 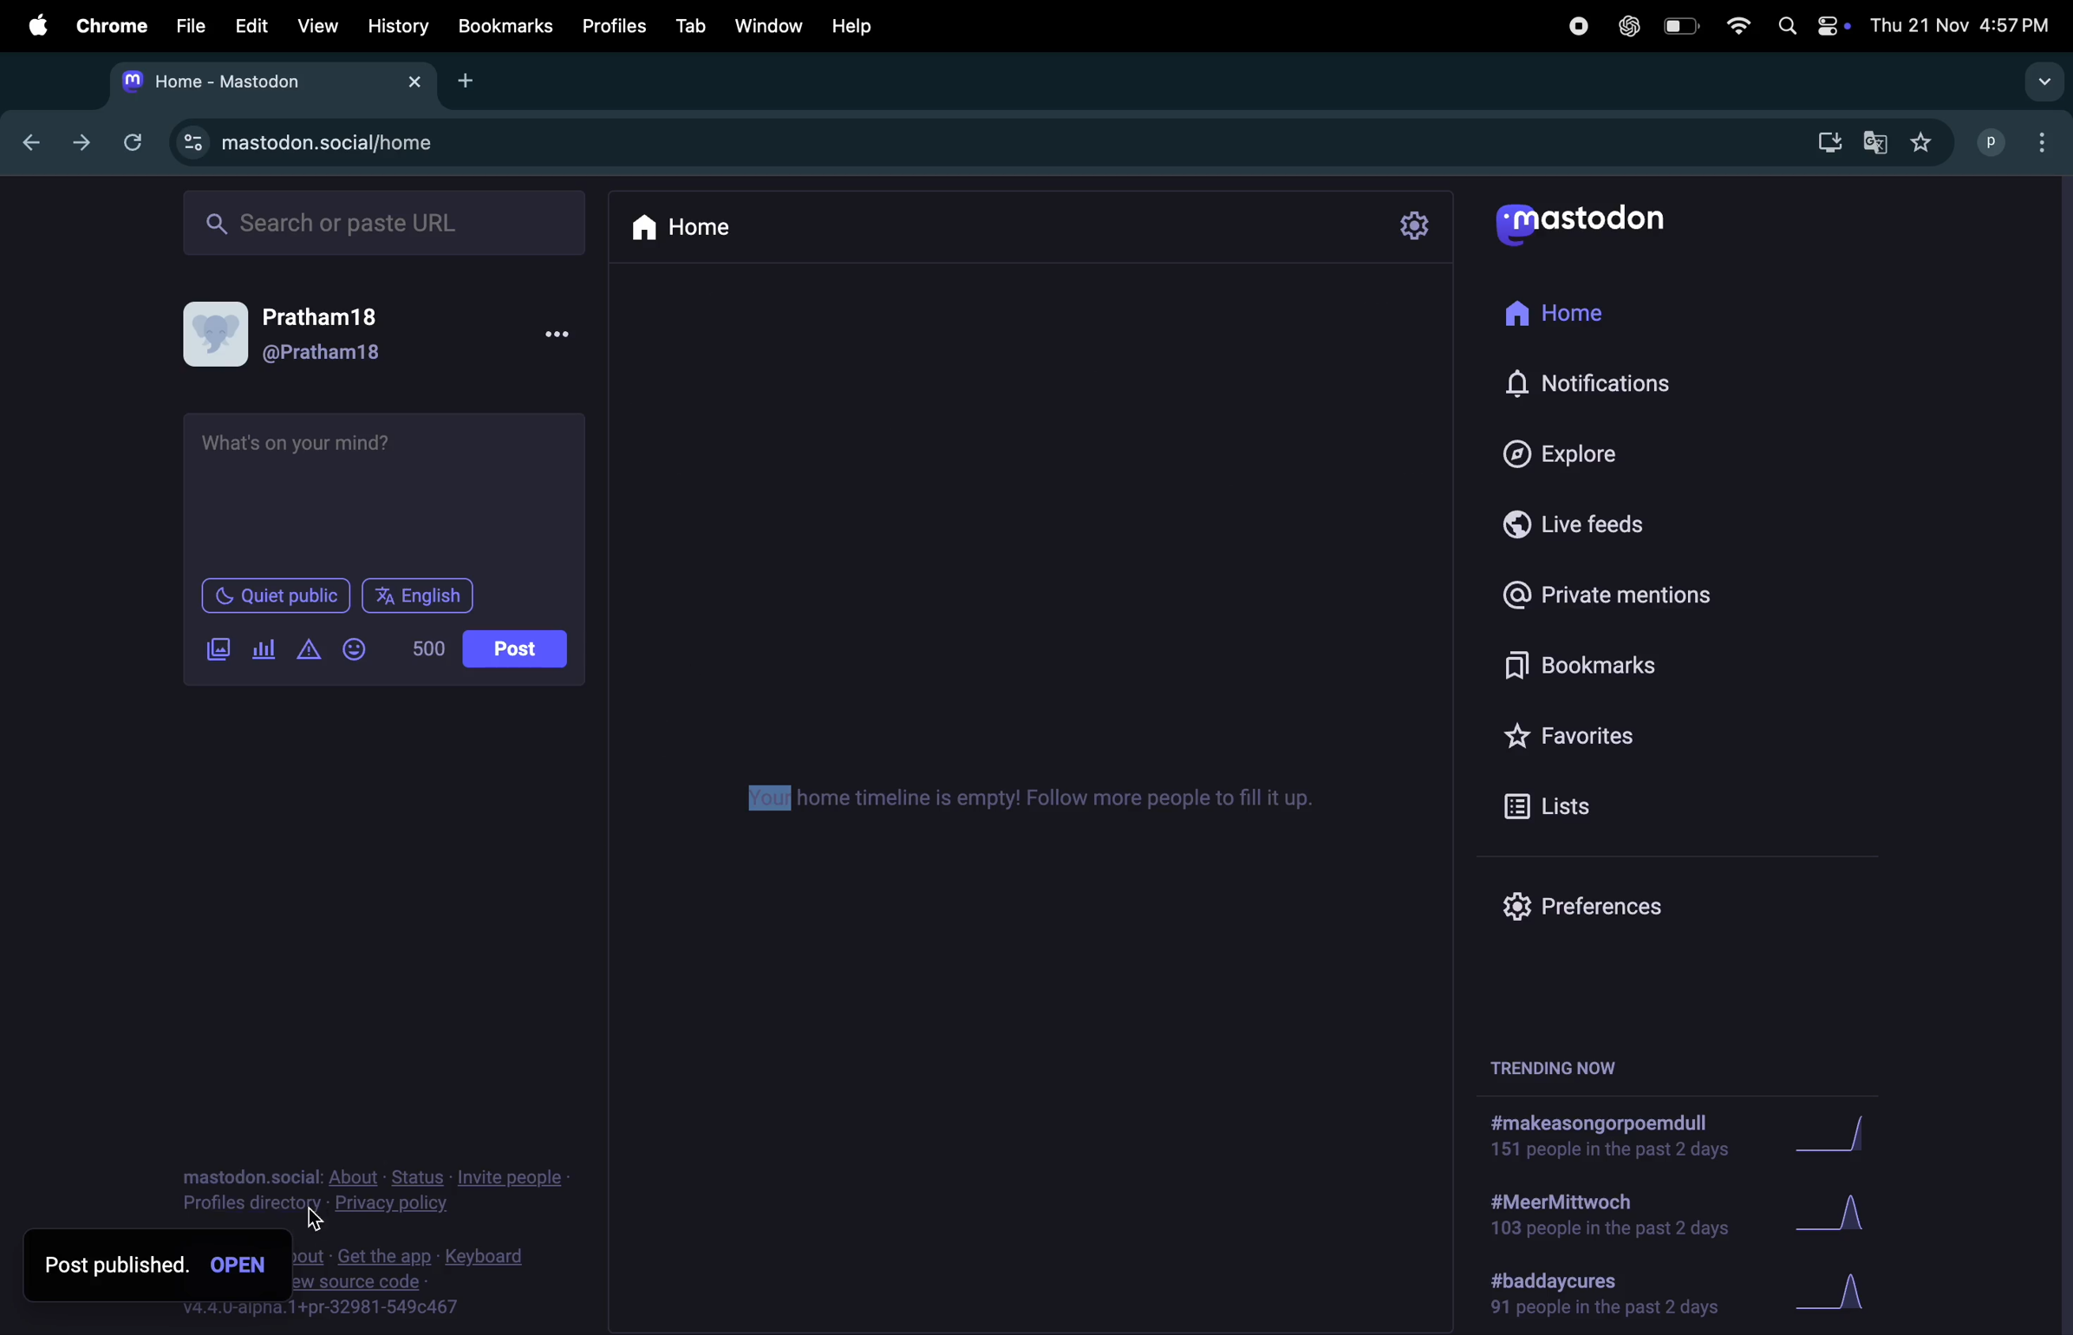 I want to click on textbox, so click(x=388, y=491).